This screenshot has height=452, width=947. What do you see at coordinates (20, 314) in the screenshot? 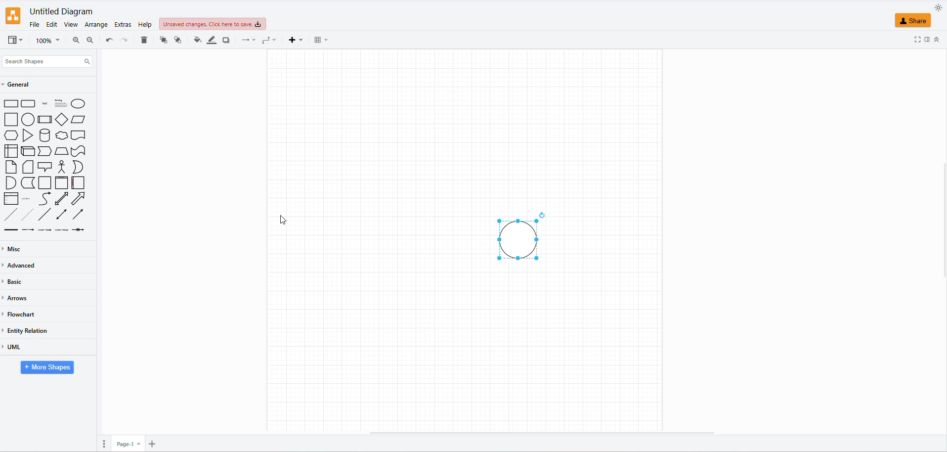
I see `FLOWCHART` at bounding box center [20, 314].